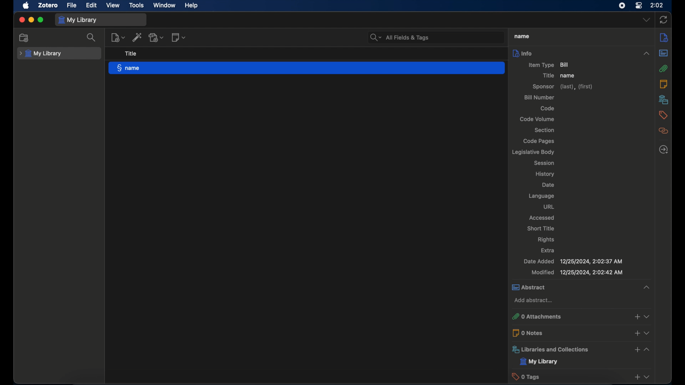 Image resolution: width=685 pixels, height=385 pixels. I want to click on maximize, so click(41, 20).